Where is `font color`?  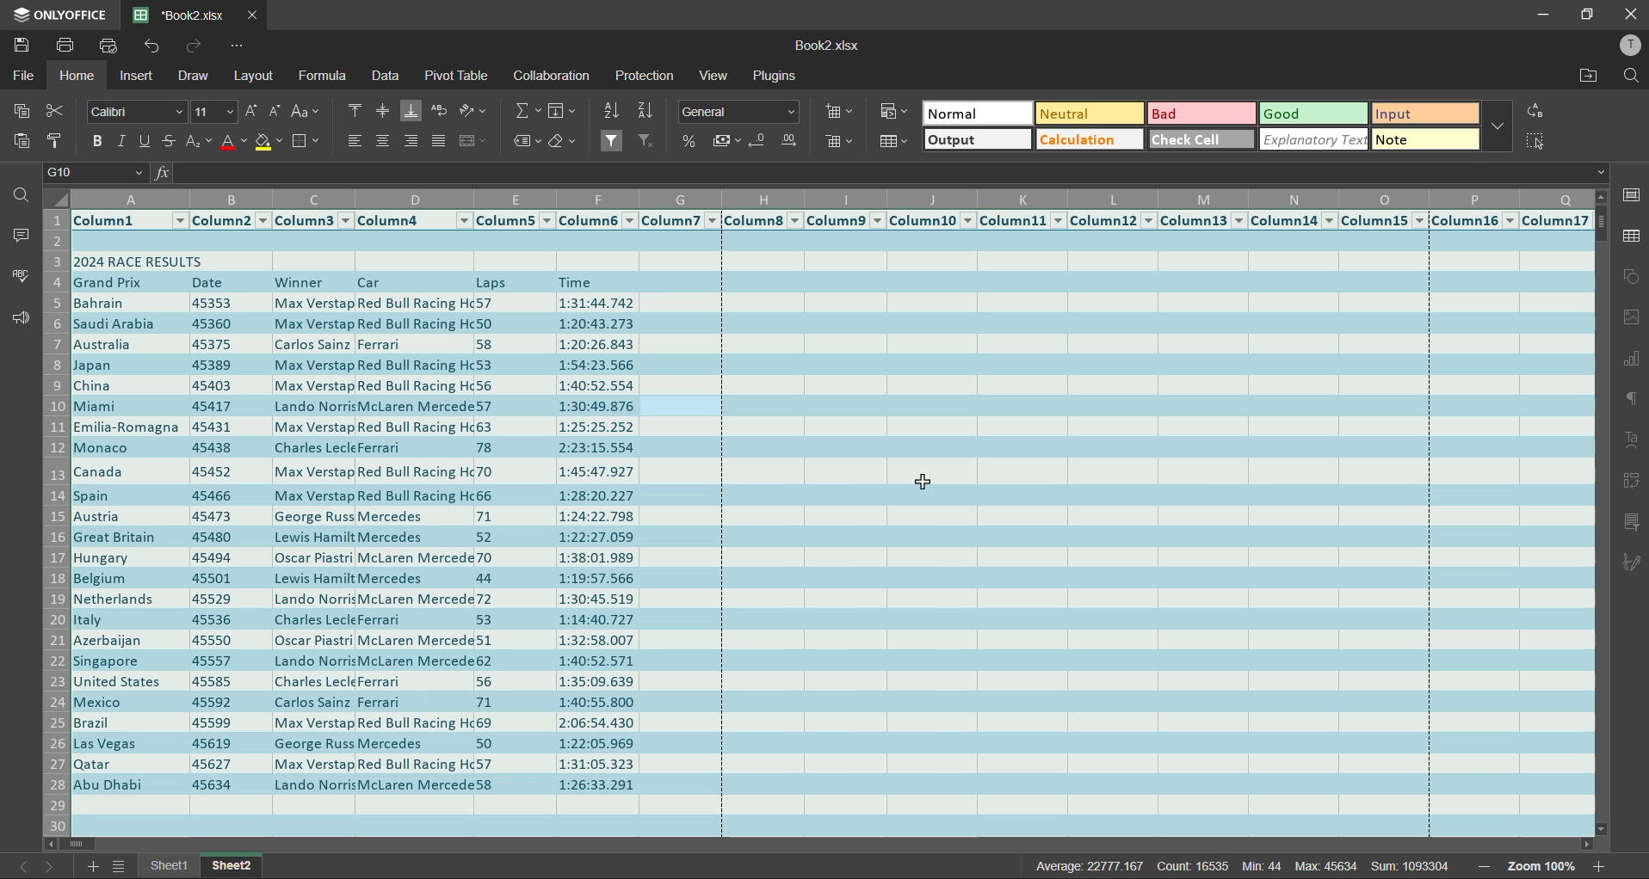 font color is located at coordinates (233, 145).